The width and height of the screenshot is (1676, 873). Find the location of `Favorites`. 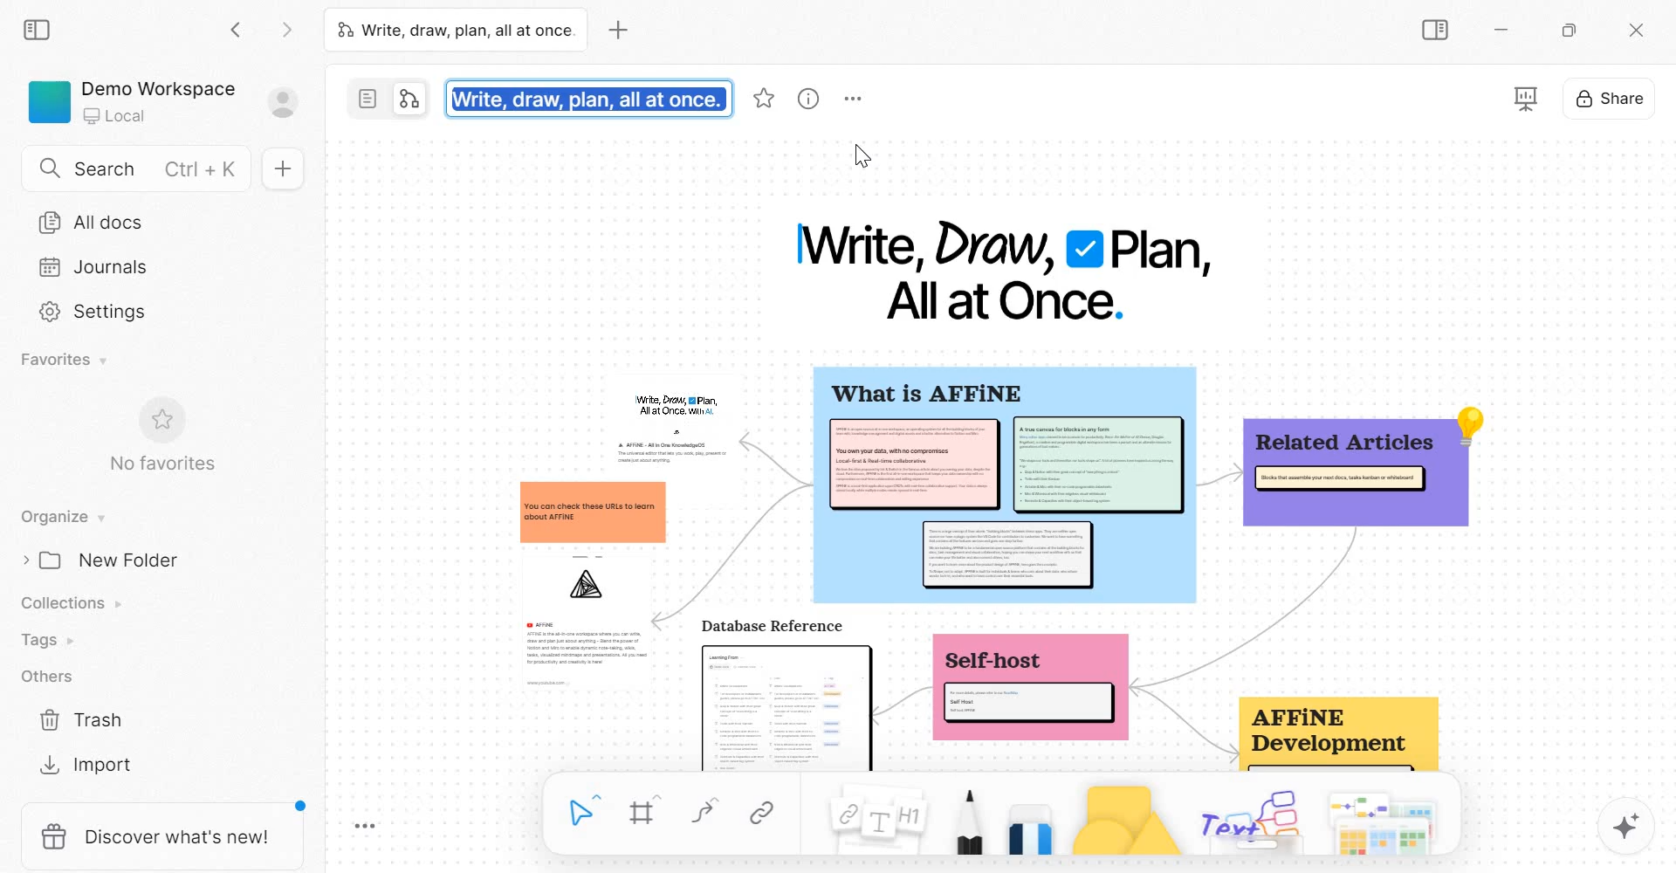

Favorites is located at coordinates (63, 360).